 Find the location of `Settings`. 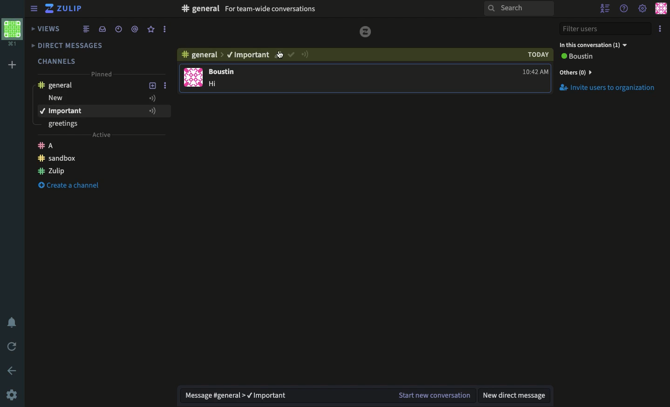

Settings is located at coordinates (643, 9).